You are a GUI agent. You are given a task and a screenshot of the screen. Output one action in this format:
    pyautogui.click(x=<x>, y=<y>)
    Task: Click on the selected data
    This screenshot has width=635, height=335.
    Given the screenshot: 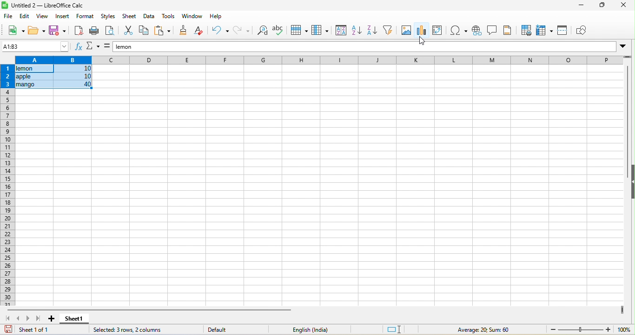 What is the action you would take?
    pyautogui.click(x=54, y=77)
    